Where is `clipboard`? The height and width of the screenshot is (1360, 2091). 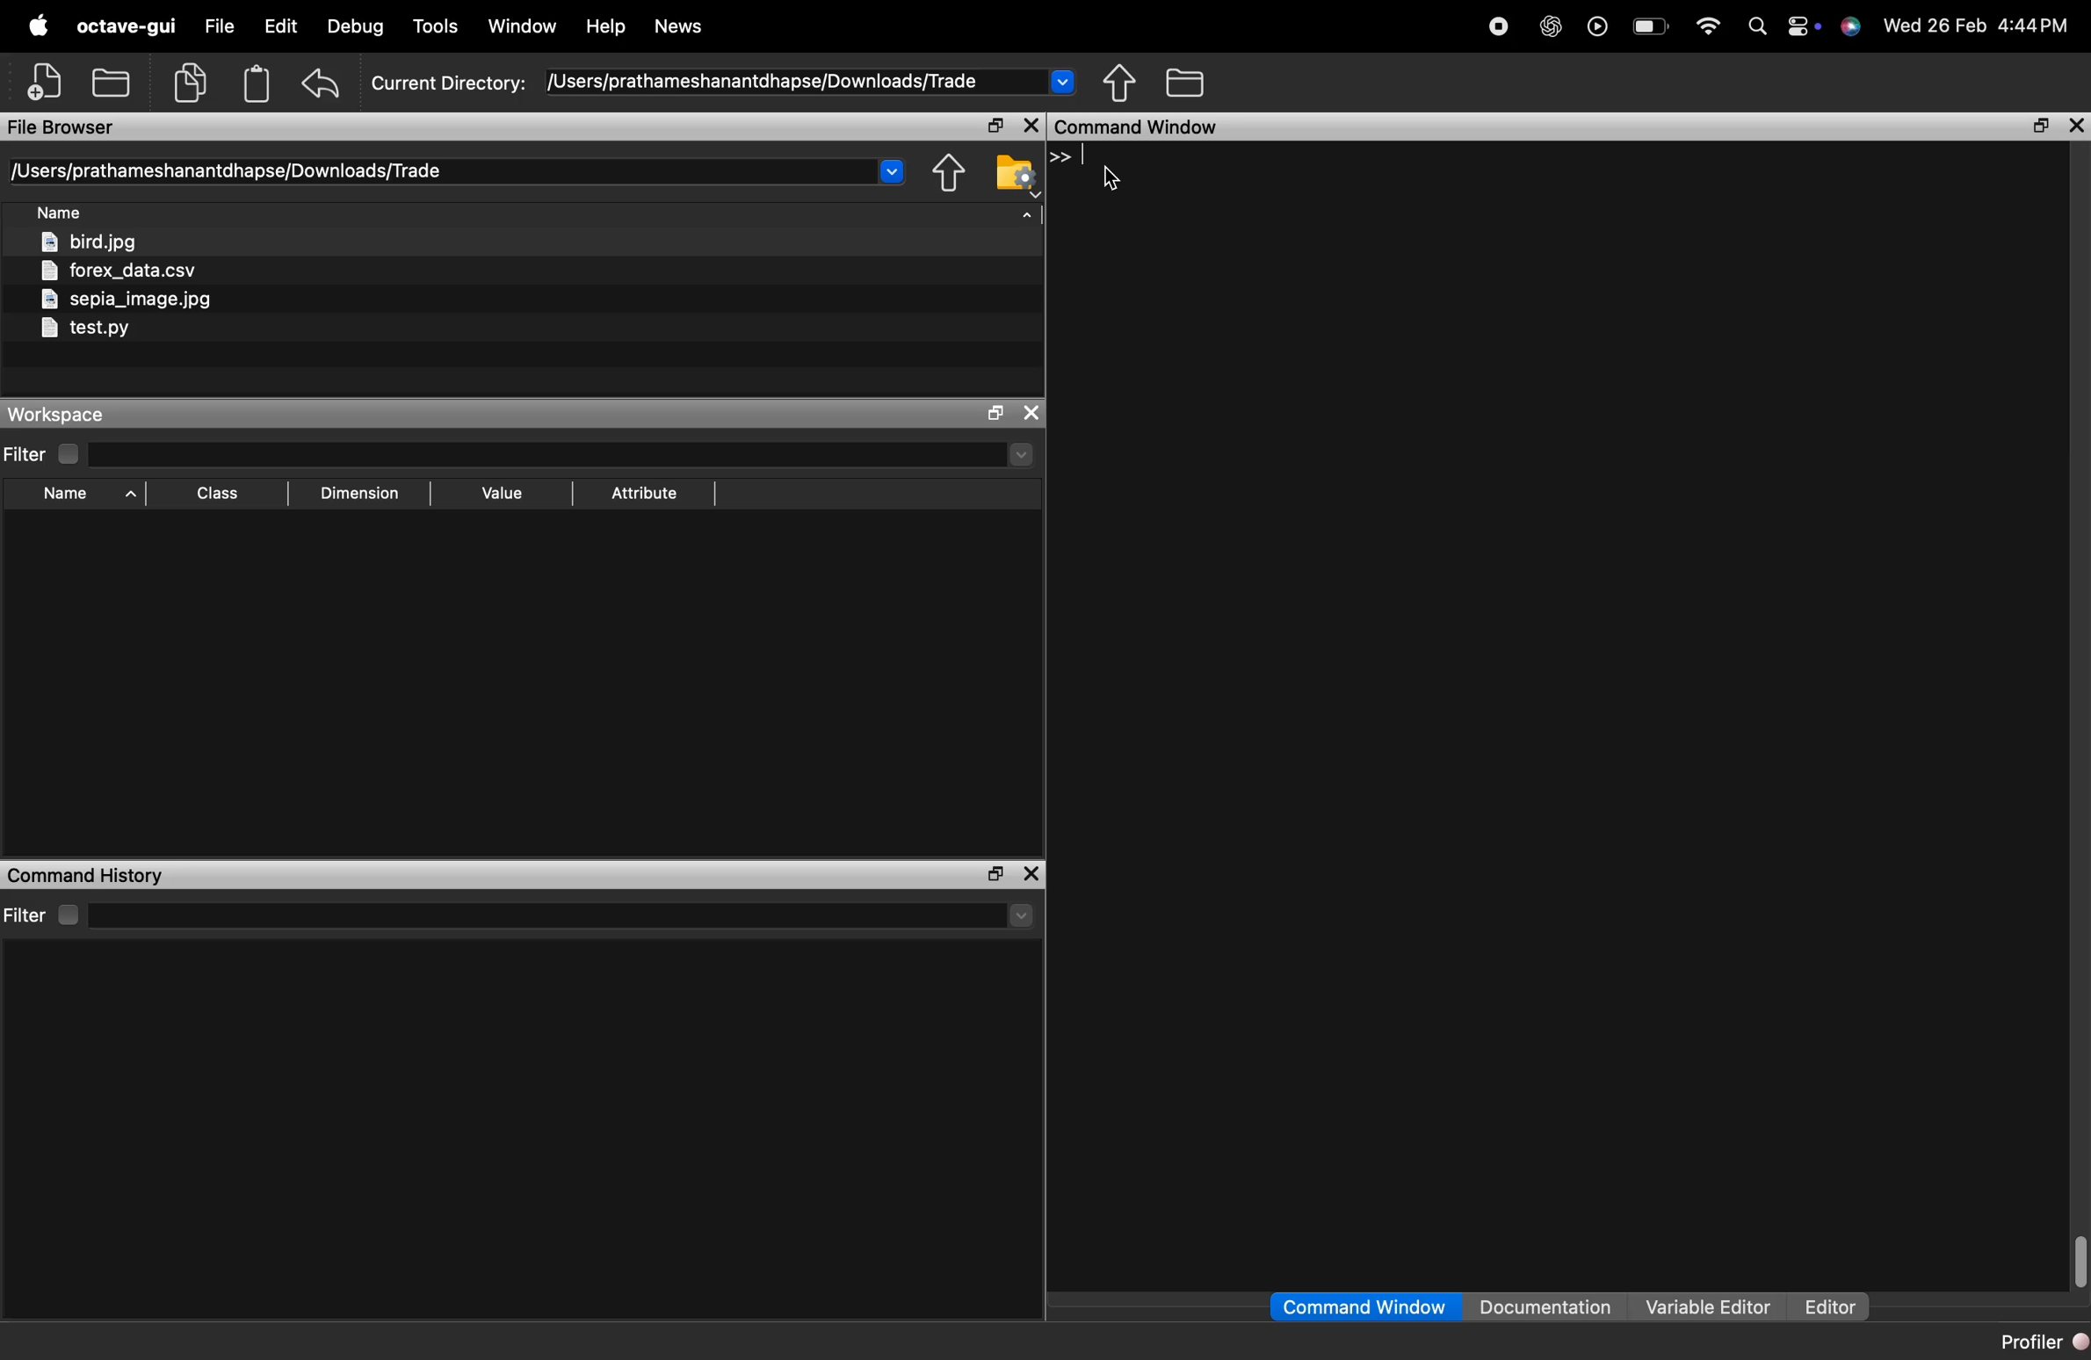
clipboard is located at coordinates (257, 83).